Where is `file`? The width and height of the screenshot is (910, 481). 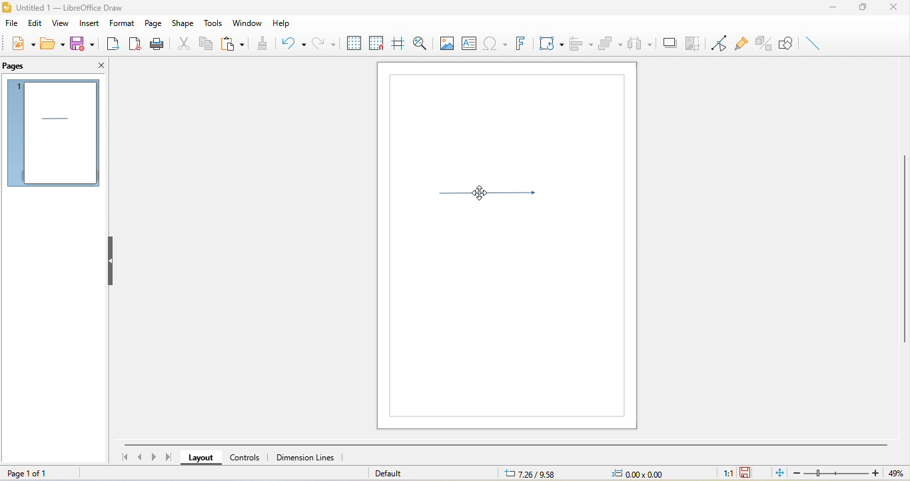
file is located at coordinates (13, 23).